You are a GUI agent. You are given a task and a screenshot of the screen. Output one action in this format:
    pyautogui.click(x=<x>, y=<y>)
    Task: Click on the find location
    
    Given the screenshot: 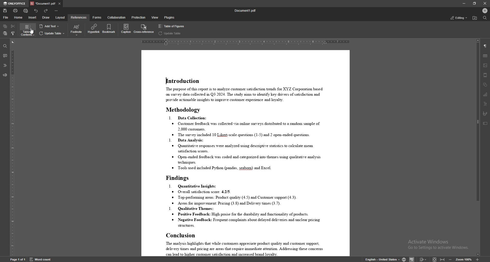 What is the action you would take?
    pyautogui.click(x=475, y=18)
    